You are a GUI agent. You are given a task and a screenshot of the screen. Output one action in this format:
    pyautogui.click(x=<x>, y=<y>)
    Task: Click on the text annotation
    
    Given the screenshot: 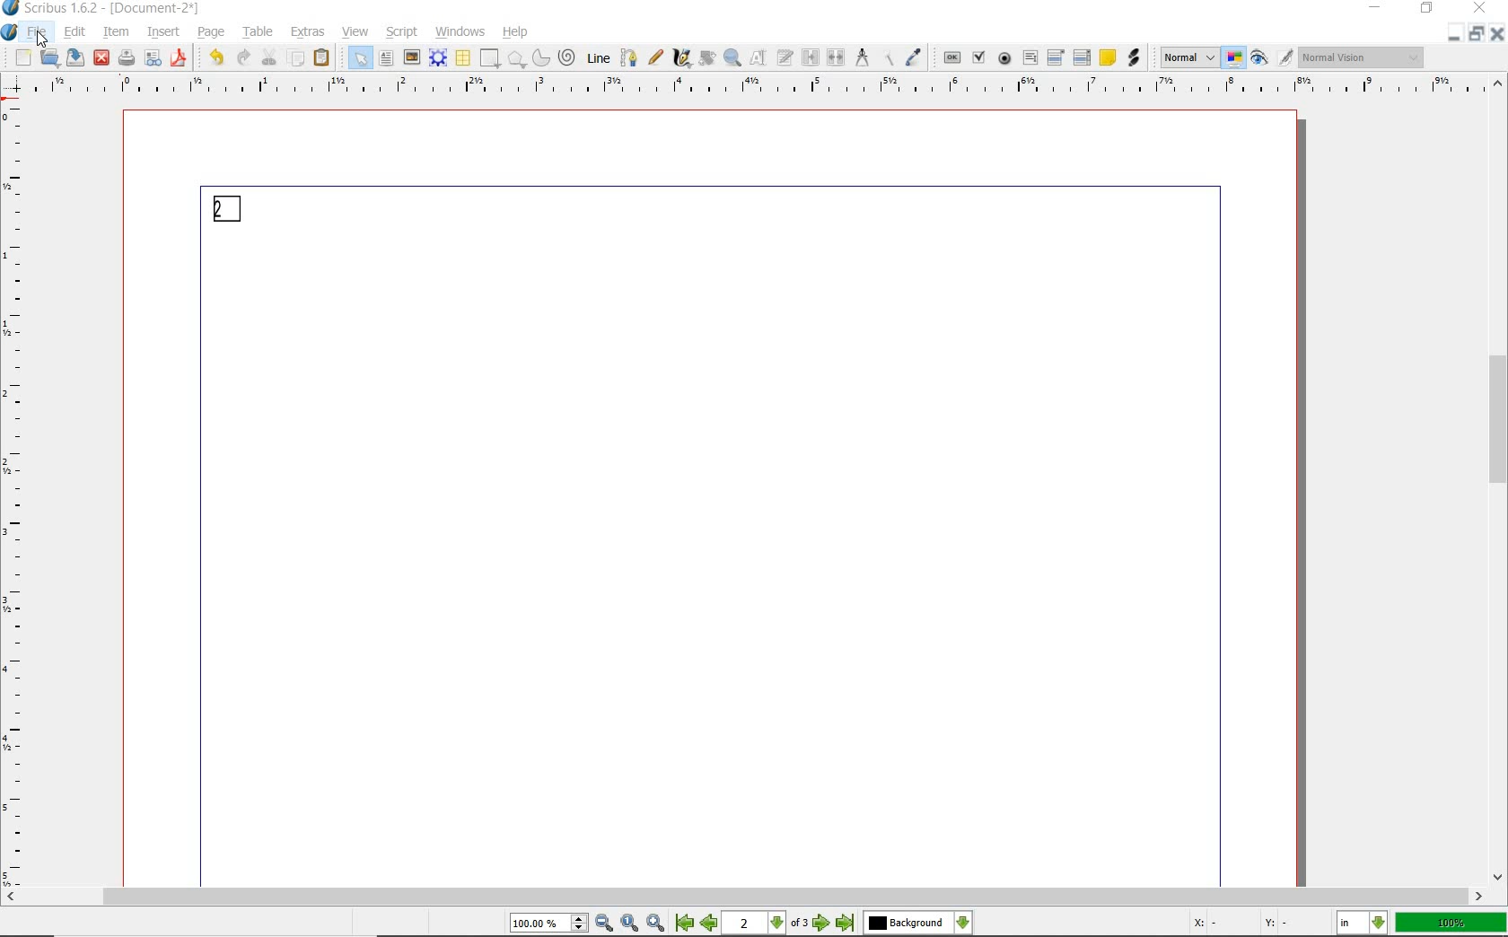 What is the action you would take?
    pyautogui.click(x=1108, y=58)
    